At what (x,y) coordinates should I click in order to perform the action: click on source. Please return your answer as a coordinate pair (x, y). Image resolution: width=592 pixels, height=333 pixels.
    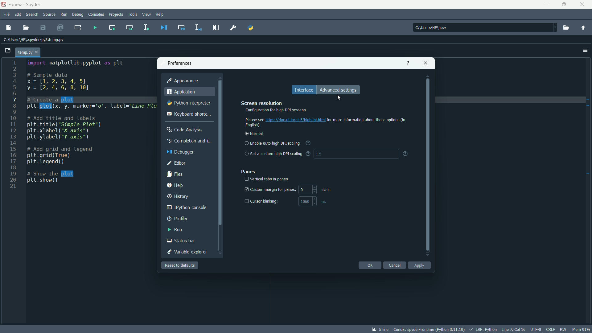
    Looking at the image, I should click on (49, 15).